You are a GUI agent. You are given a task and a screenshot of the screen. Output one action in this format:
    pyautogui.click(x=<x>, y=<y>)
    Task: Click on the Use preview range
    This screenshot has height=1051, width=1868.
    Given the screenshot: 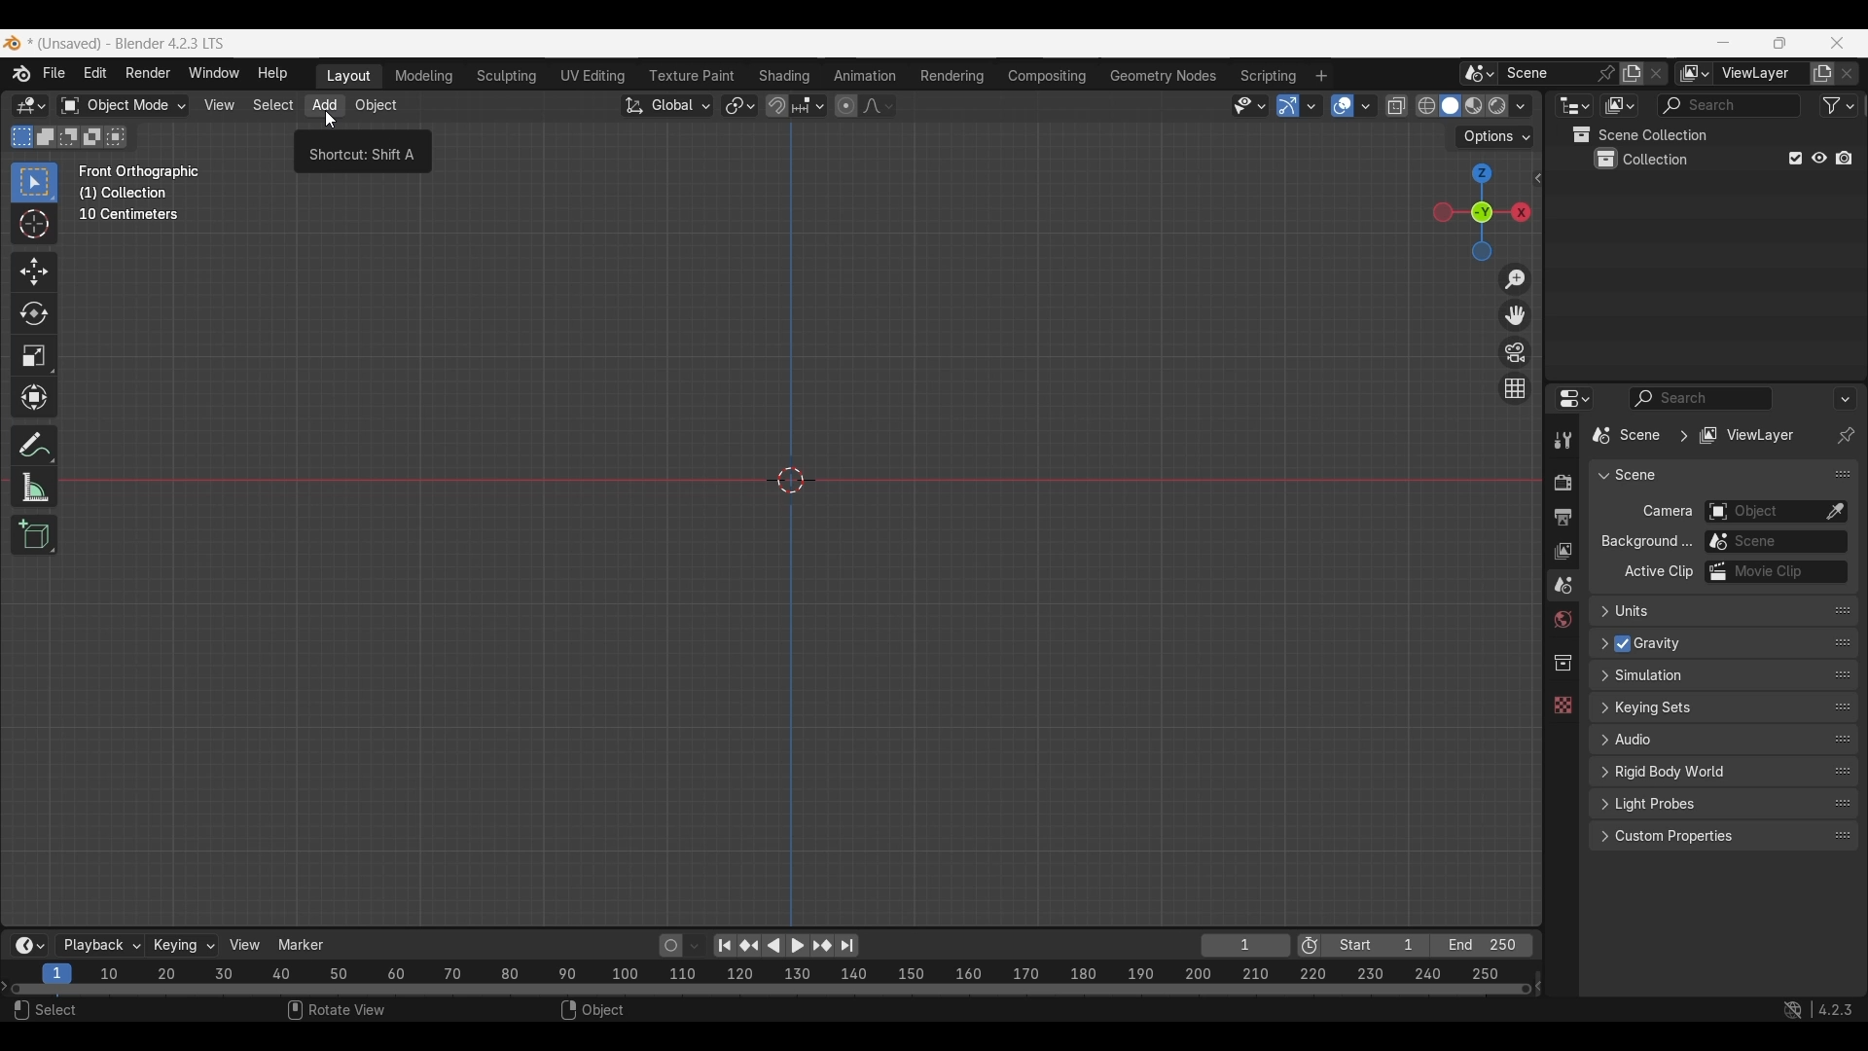 What is the action you would take?
    pyautogui.click(x=1310, y=946)
    